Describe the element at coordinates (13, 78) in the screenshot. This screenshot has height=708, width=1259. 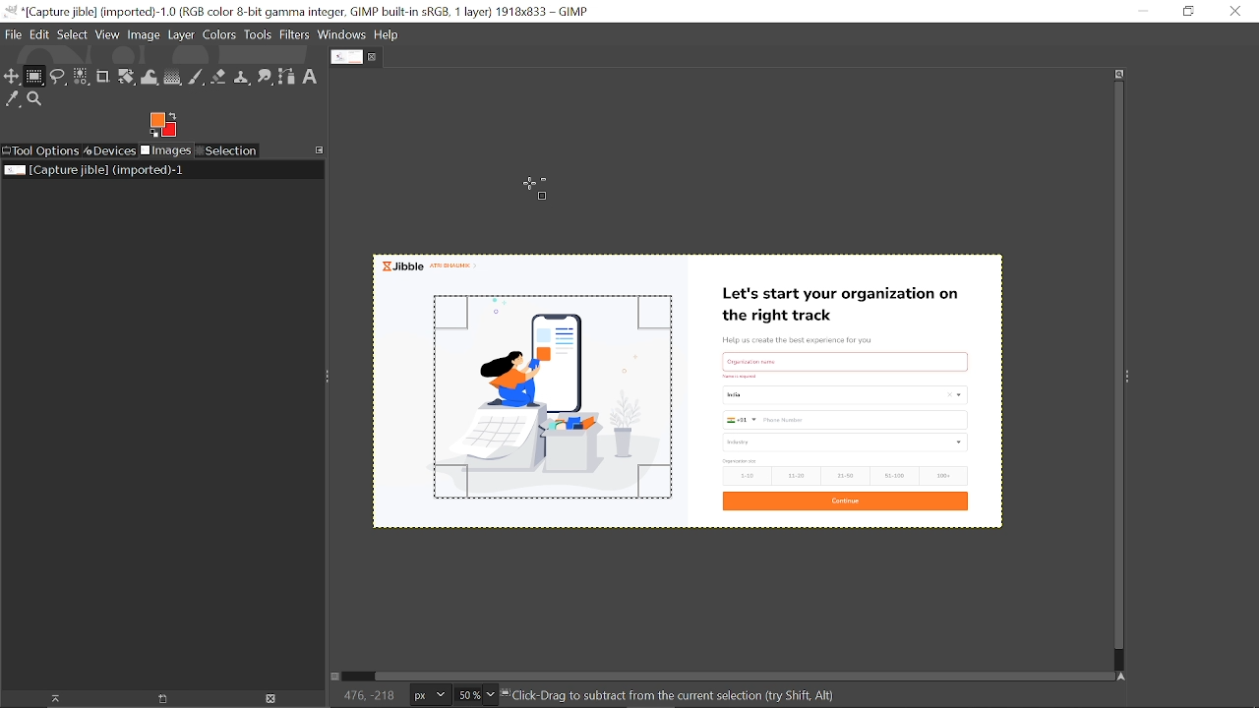
I see `Move tool` at that location.